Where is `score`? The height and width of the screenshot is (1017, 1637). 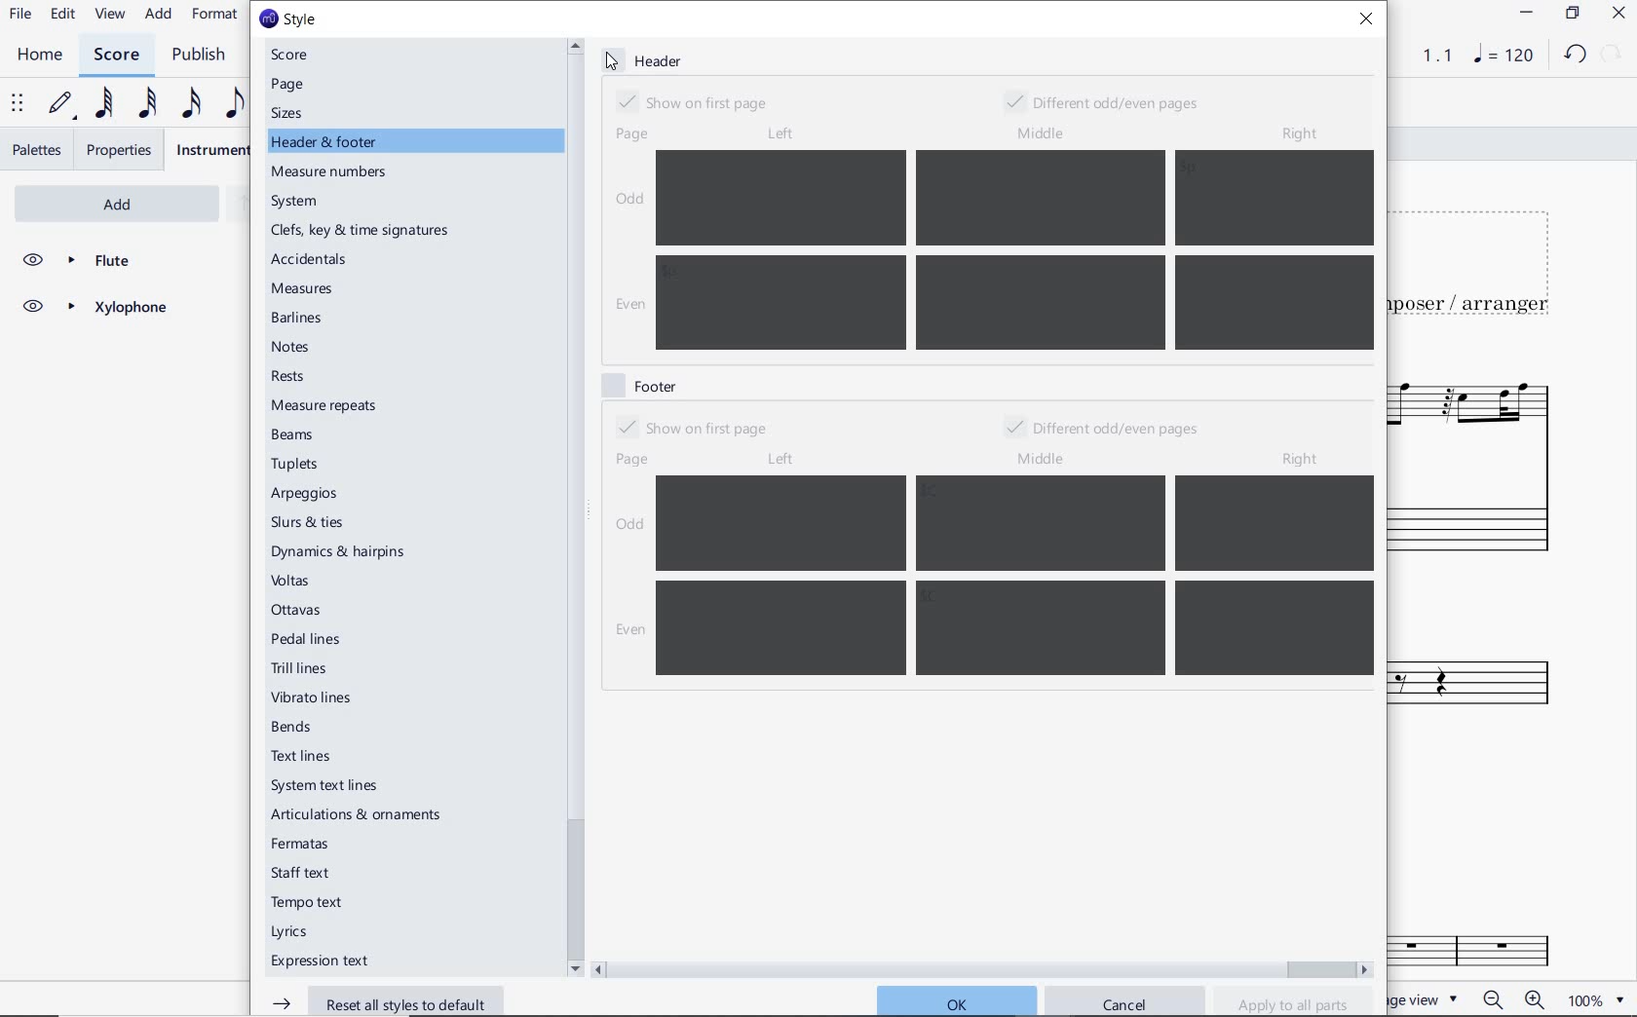 score is located at coordinates (297, 55).